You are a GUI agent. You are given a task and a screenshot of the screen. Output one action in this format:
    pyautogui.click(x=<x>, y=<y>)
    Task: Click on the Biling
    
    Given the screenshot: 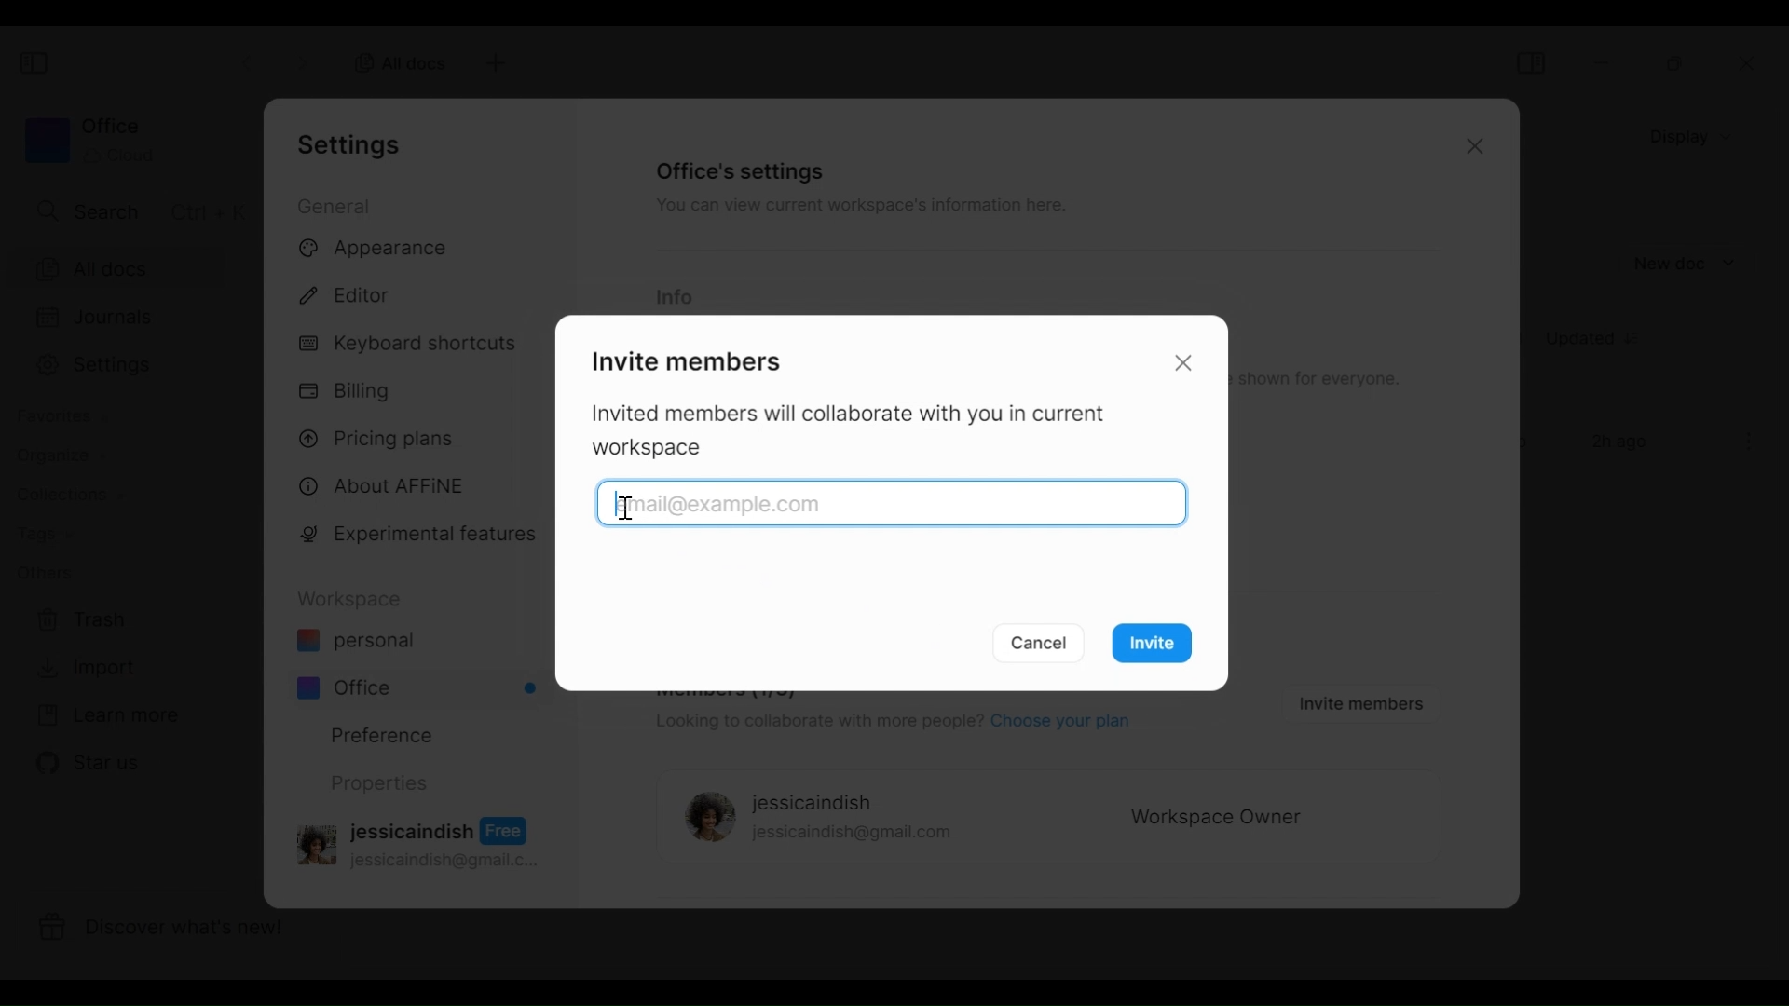 What is the action you would take?
    pyautogui.click(x=349, y=392)
    